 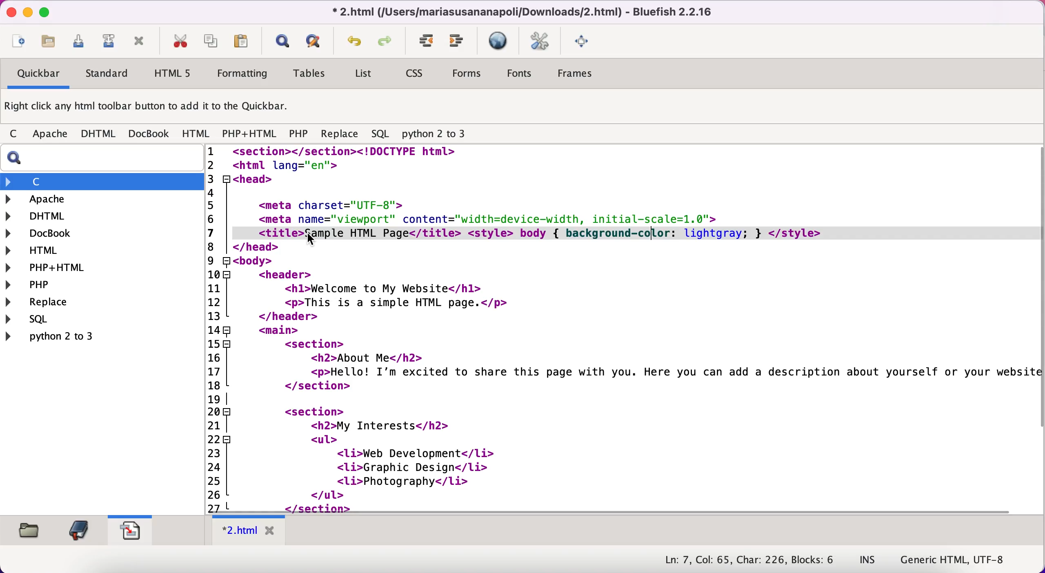 I want to click on apache, so click(x=51, y=135).